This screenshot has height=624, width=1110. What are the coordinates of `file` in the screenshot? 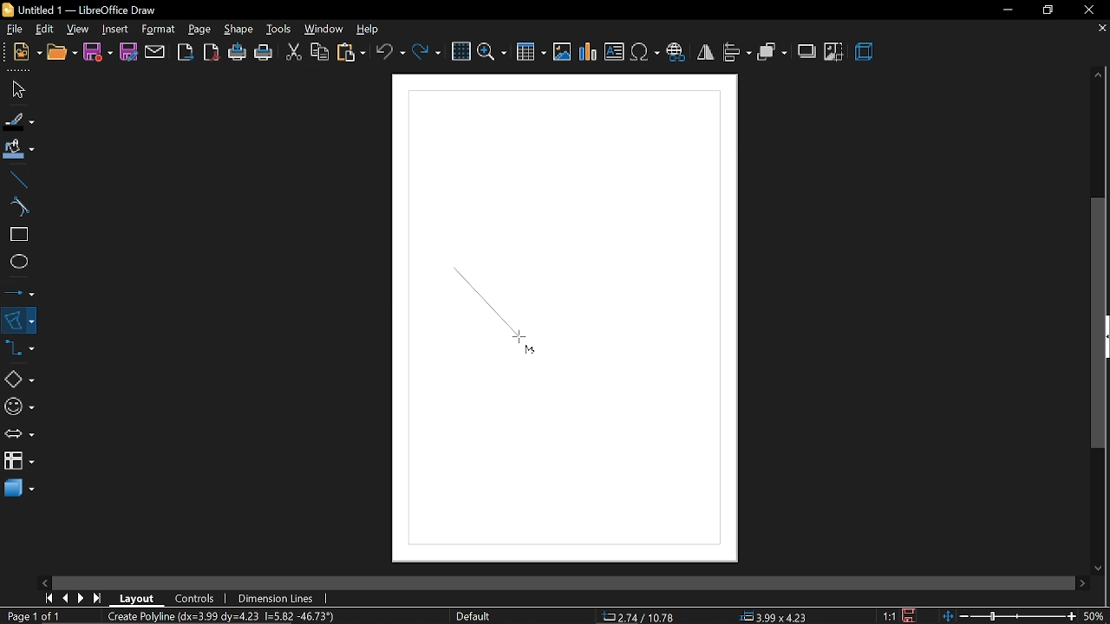 It's located at (15, 29).